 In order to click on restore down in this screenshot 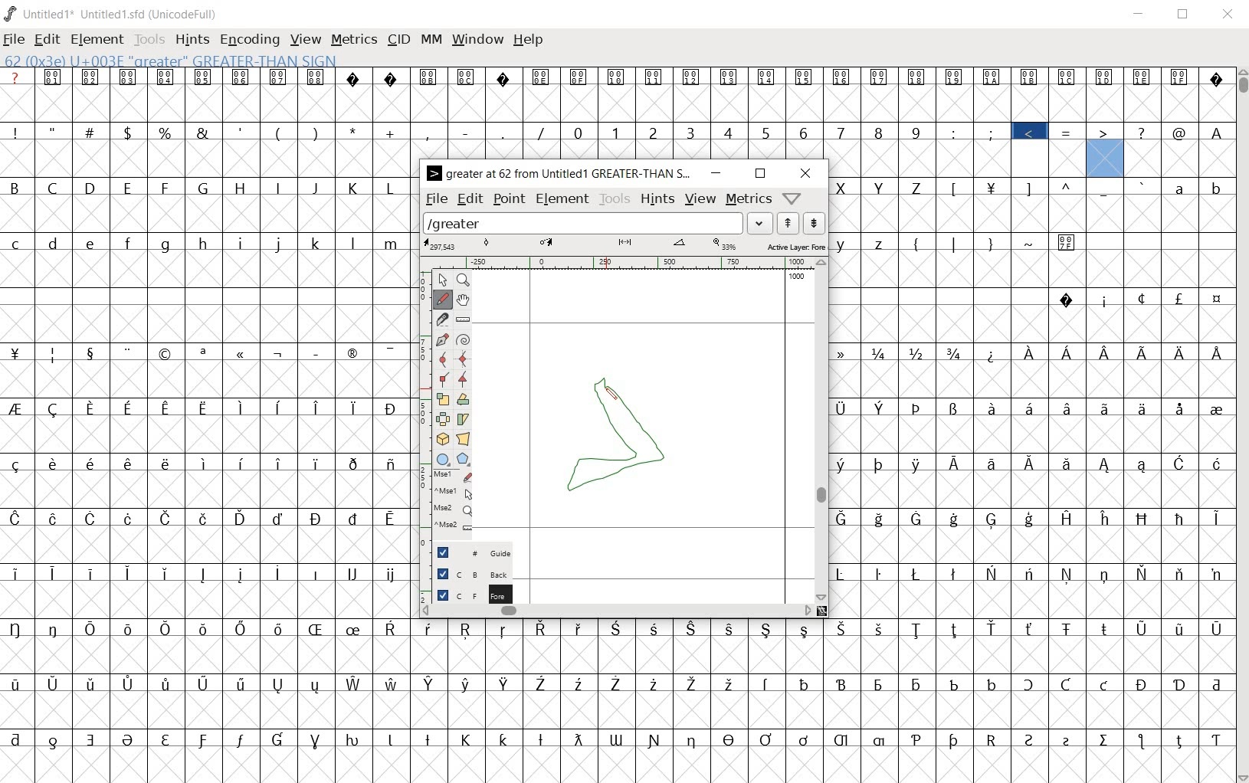, I will do `click(1184, 14)`.